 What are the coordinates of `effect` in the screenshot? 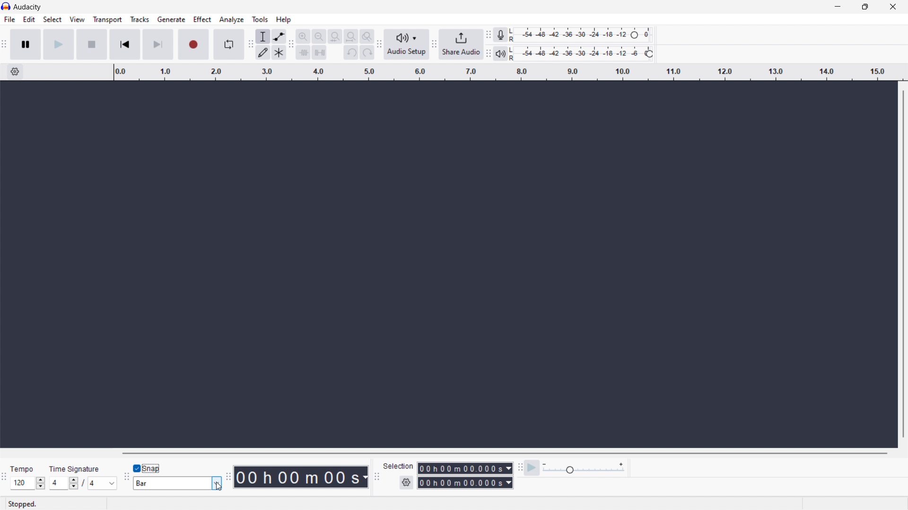 It's located at (203, 19).